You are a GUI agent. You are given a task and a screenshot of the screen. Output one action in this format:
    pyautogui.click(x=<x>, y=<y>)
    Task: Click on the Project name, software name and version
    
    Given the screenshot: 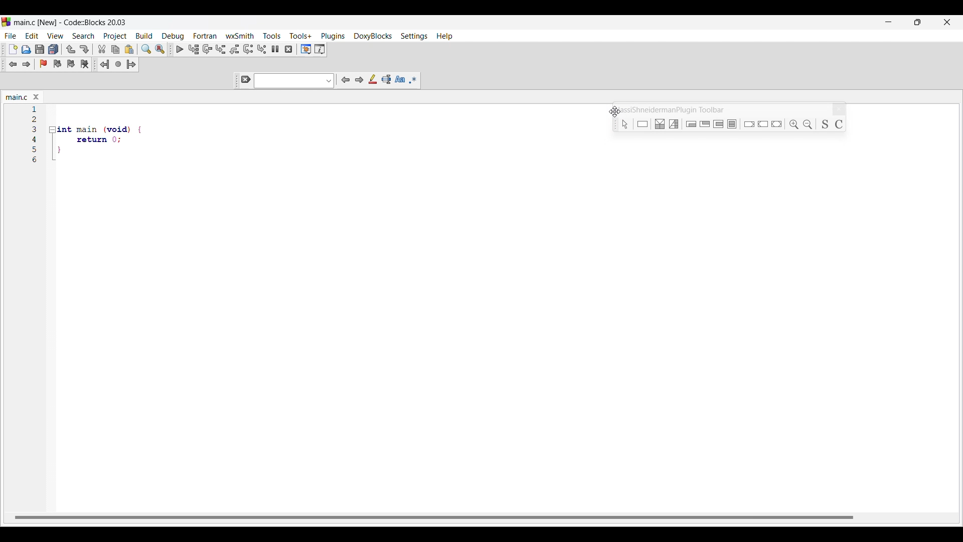 What is the action you would take?
    pyautogui.click(x=70, y=22)
    